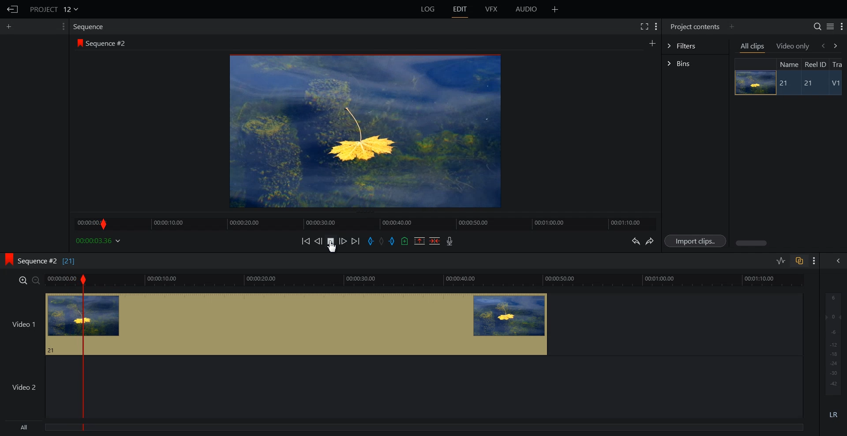  I want to click on Tra, so click(838, 64).